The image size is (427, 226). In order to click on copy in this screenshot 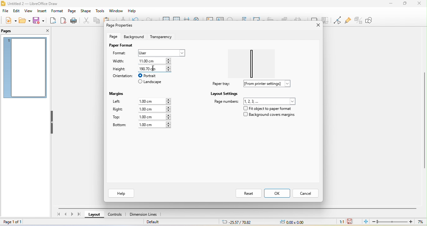, I will do `click(96, 21)`.